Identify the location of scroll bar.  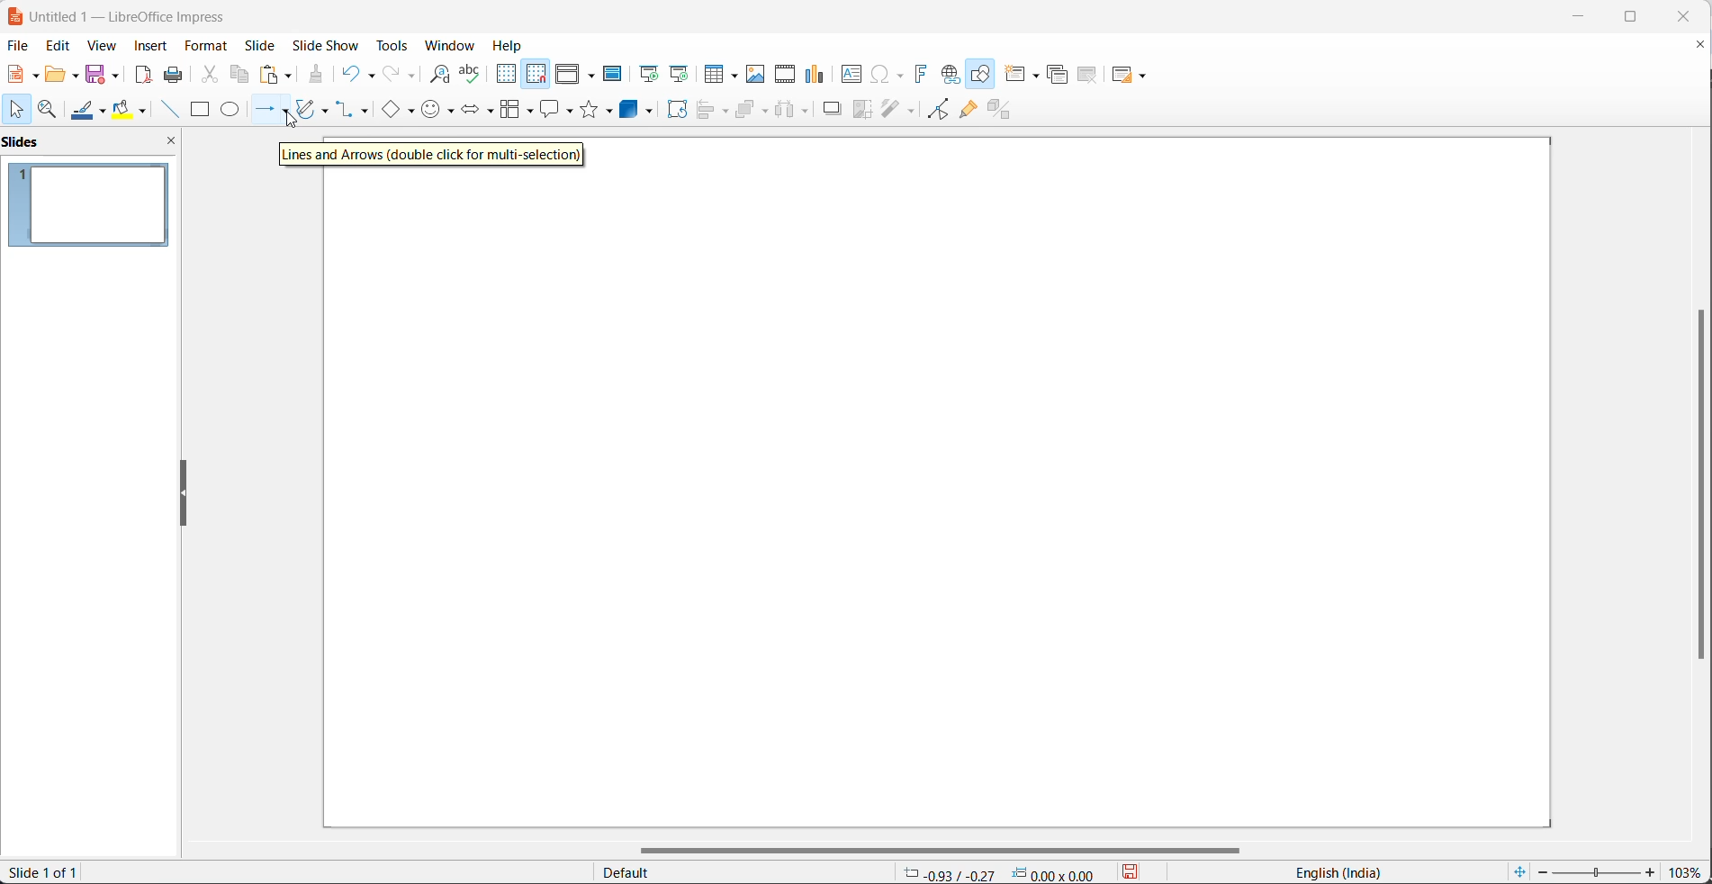
(1694, 485).